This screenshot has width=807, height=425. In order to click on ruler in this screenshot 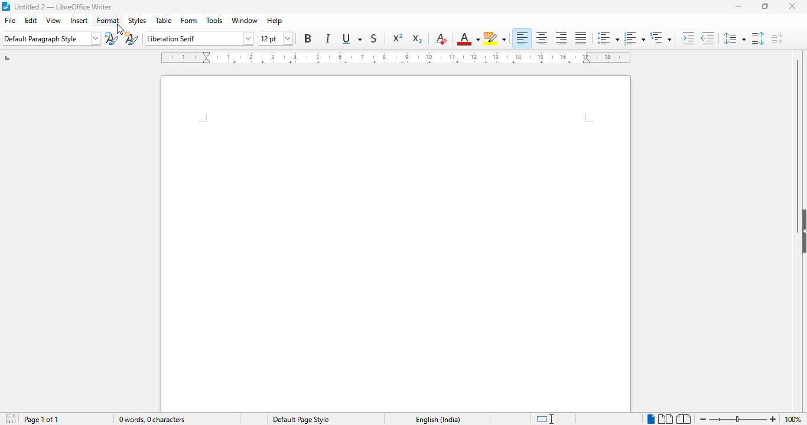, I will do `click(396, 58)`.